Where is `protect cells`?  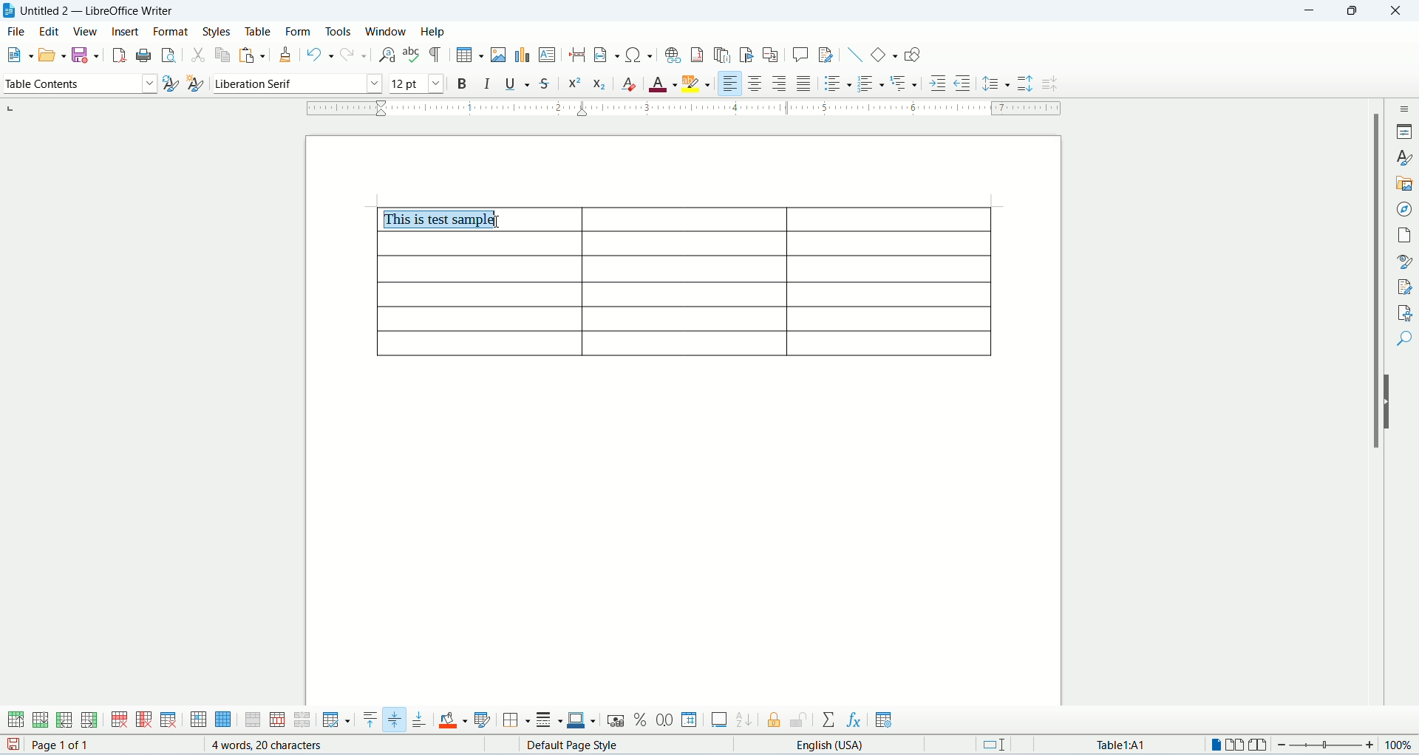
protect cells is located at coordinates (777, 721).